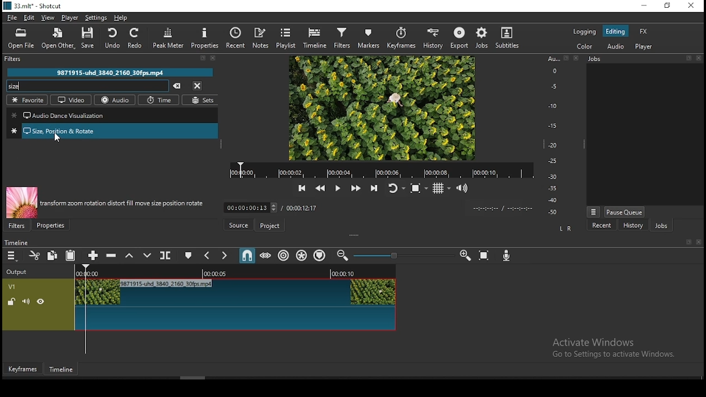 The height and width of the screenshot is (397, 706). I want to click on ripple markers, so click(301, 255).